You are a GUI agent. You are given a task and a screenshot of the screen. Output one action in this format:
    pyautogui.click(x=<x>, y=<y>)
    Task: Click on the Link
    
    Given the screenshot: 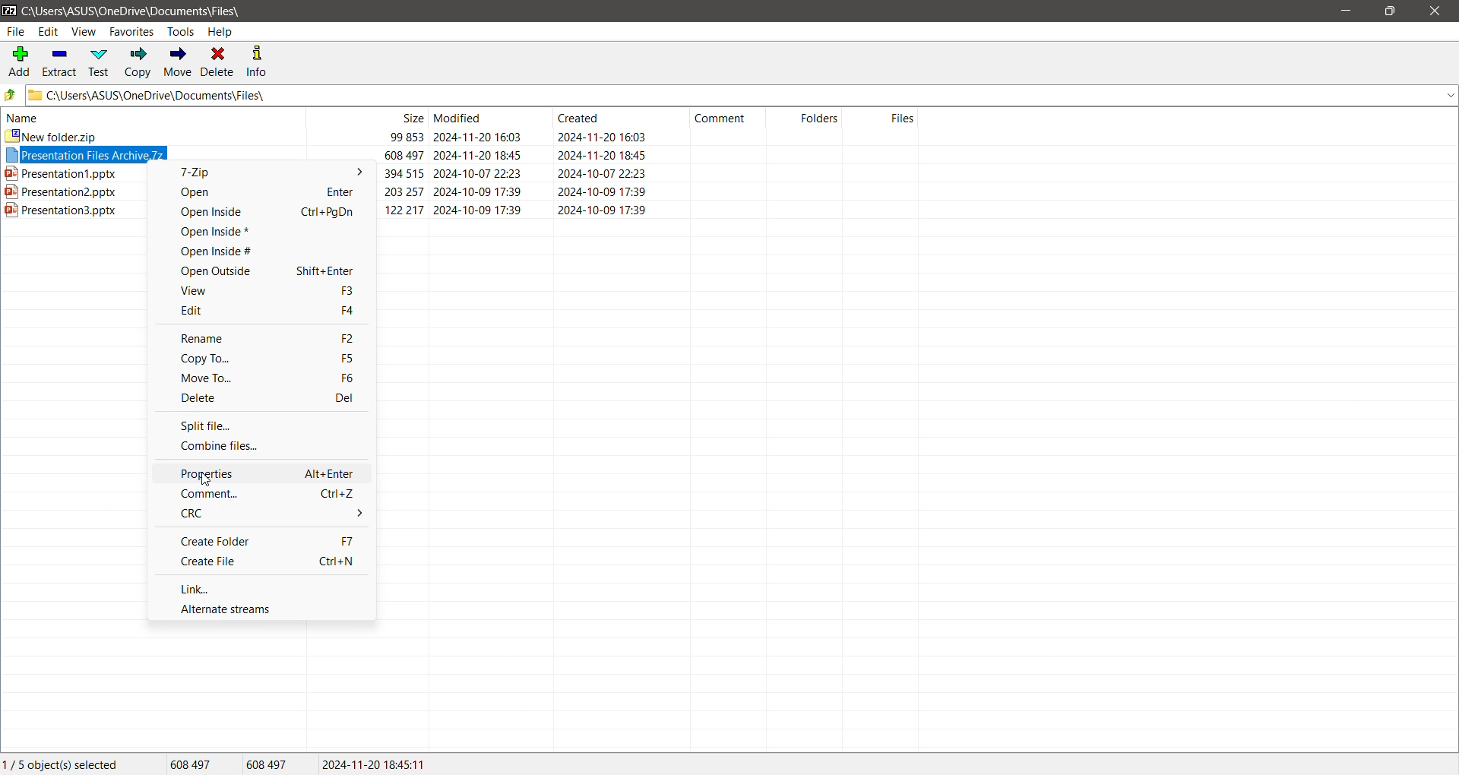 What is the action you would take?
    pyautogui.click(x=199, y=588)
    